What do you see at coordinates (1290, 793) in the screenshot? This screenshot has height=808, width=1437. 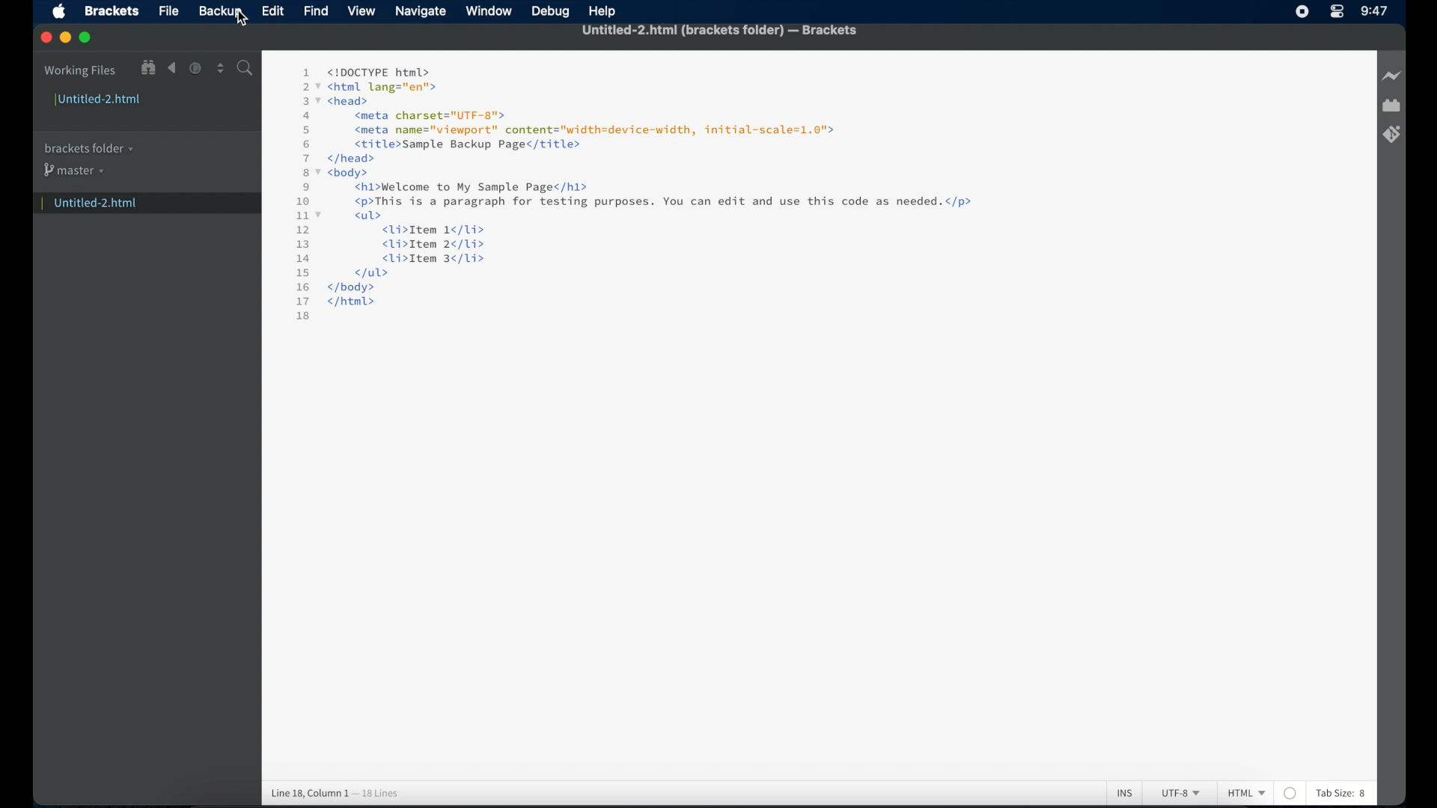 I see `no linter available for HTML` at bounding box center [1290, 793].